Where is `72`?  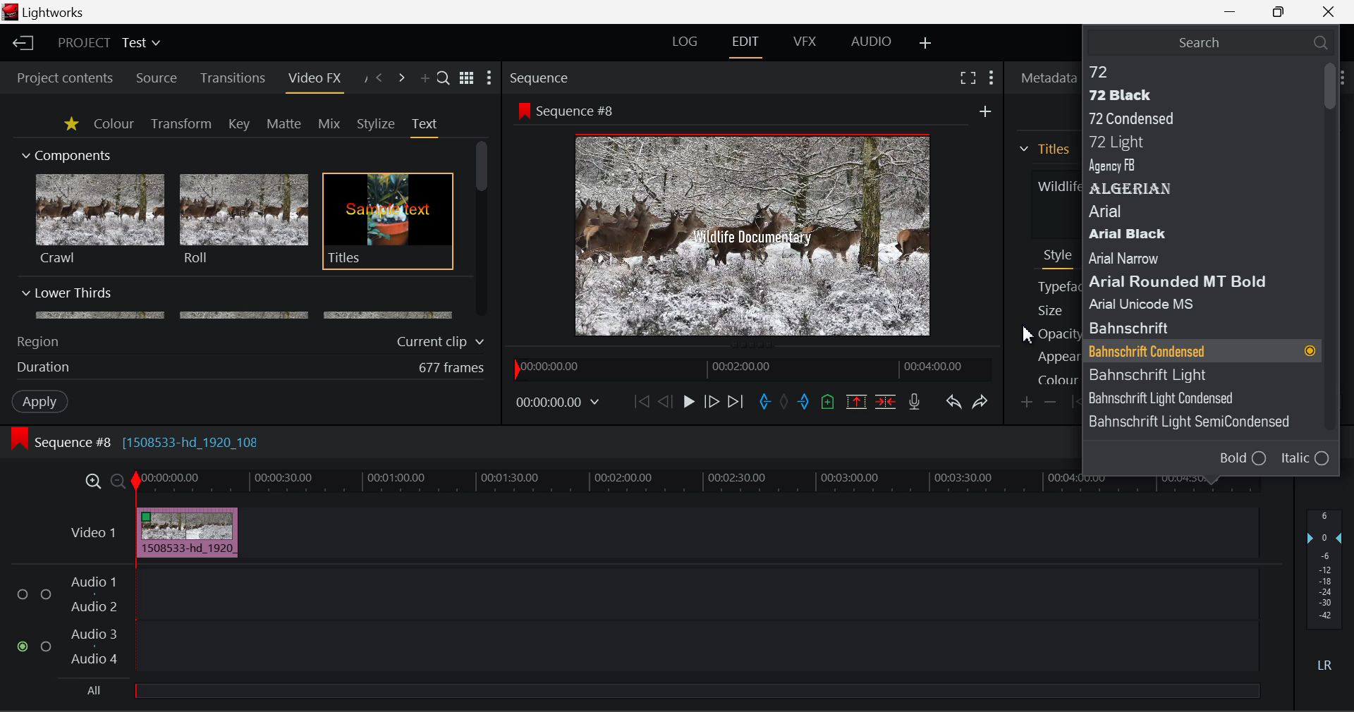 72 is located at coordinates (1190, 70).